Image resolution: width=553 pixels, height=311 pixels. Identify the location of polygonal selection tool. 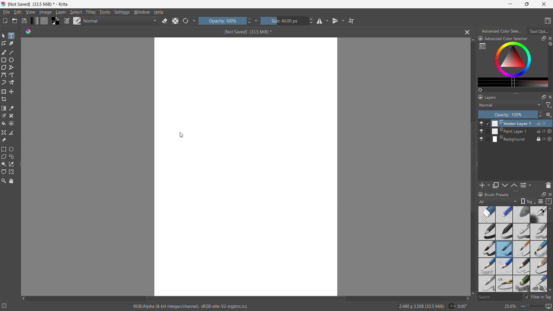
(4, 157).